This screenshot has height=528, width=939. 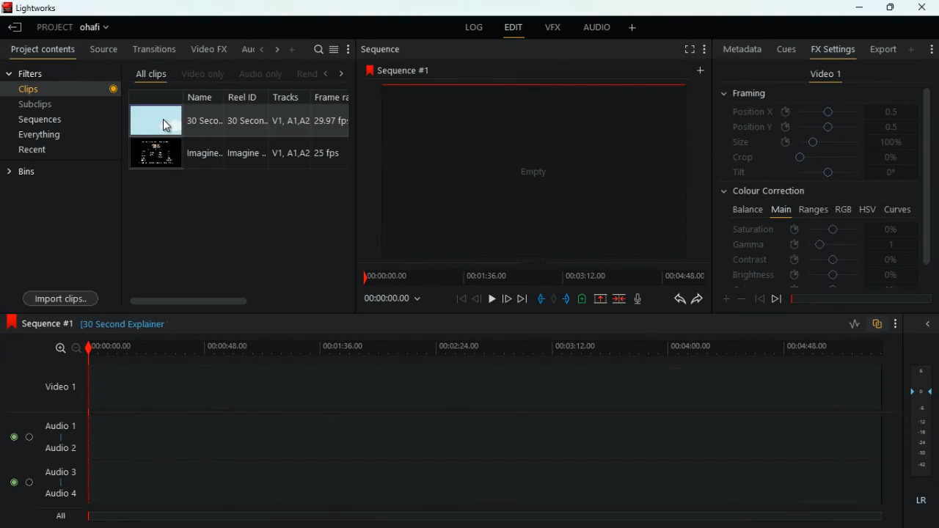 I want to click on time, so click(x=395, y=299).